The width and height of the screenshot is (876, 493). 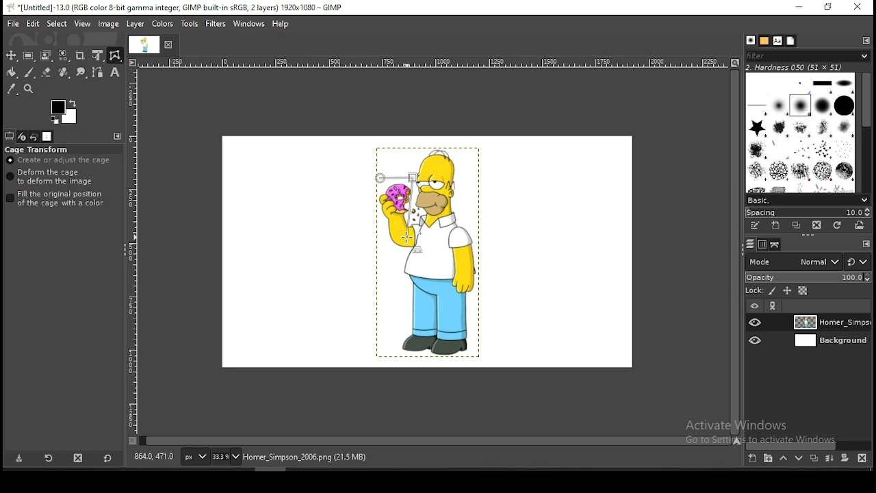 What do you see at coordinates (777, 40) in the screenshot?
I see `fonts` at bounding box center [777, 40].